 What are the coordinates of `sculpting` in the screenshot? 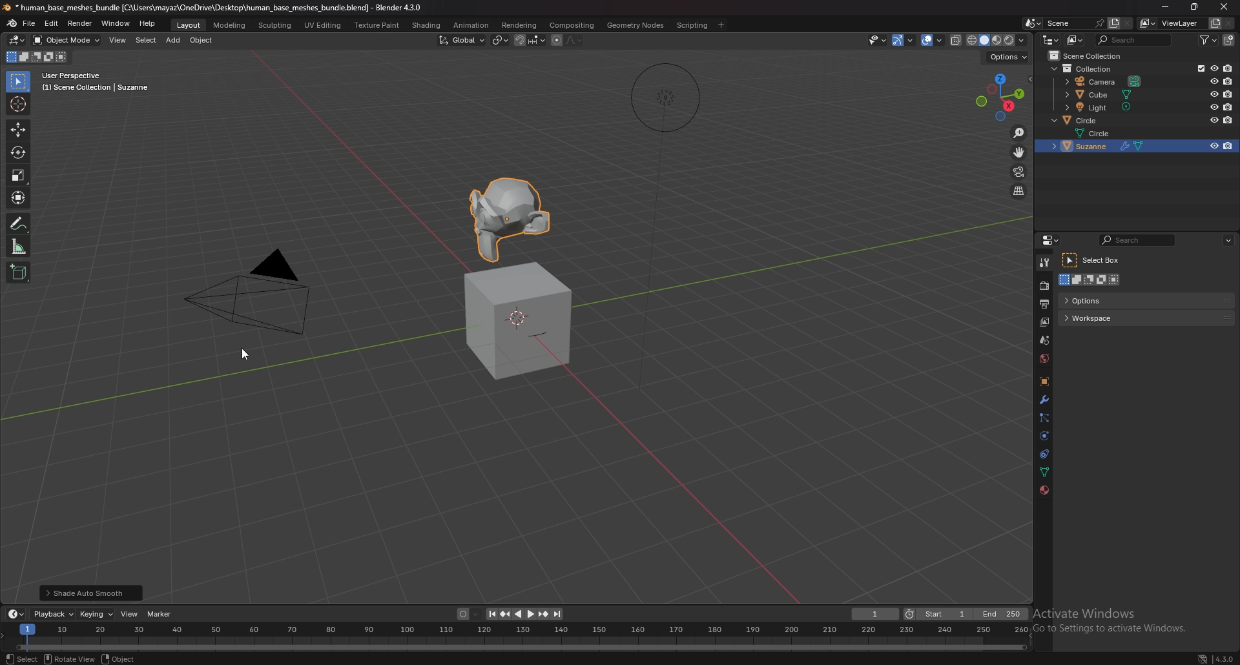 It's located at (275, 25).